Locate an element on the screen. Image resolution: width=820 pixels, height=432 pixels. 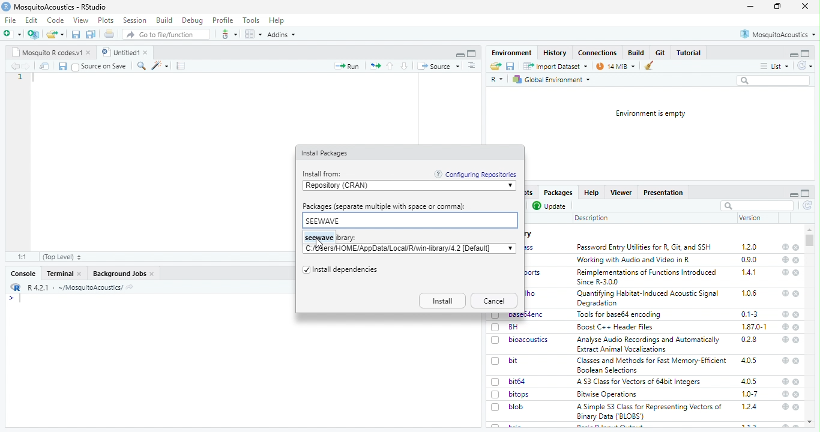
Connections is located at coordinates (598, 53).